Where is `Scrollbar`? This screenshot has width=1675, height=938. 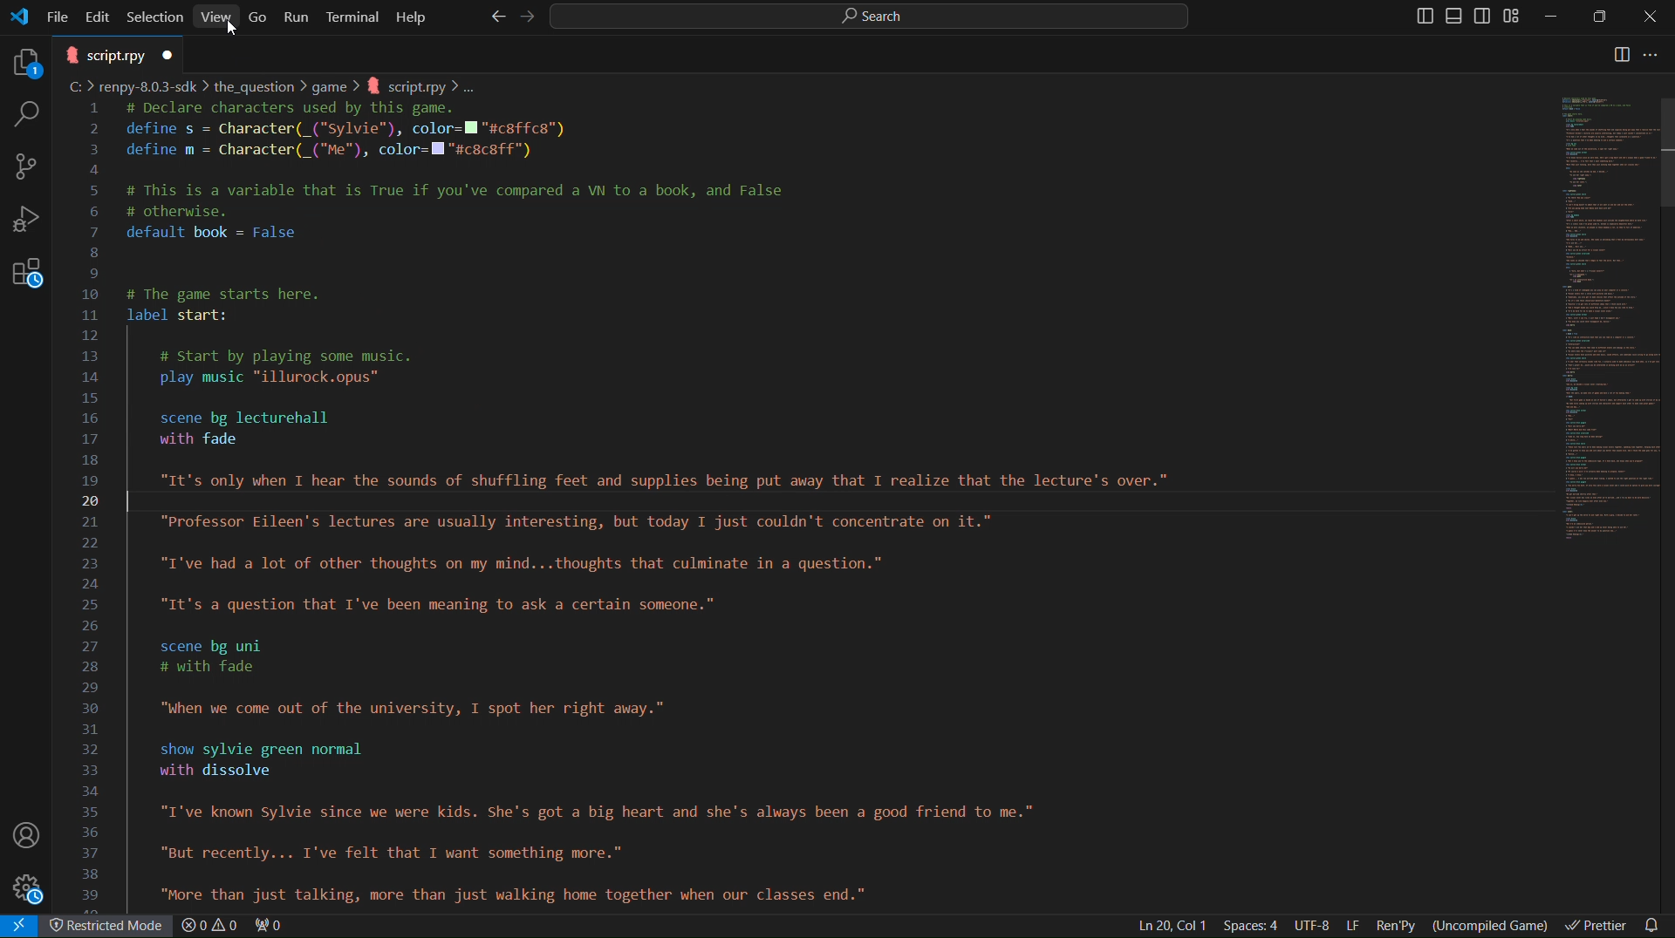
Scrollbar is located at coordinates (1665, 153).